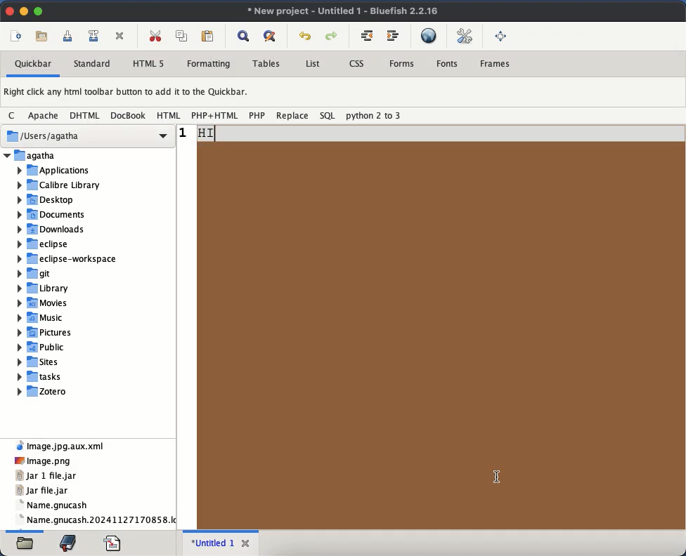 The width and height of the screenshot is (686, 556). What do you see at coordinates (258, 116) in the screenshot?
I see `php` at bounding box center [258, 116].